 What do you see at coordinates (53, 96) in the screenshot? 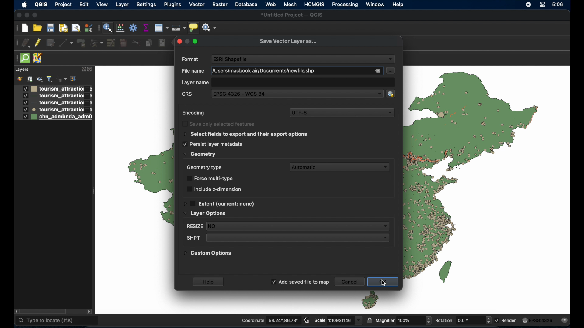
I see `layer 2` at bounding box center [53, 96].